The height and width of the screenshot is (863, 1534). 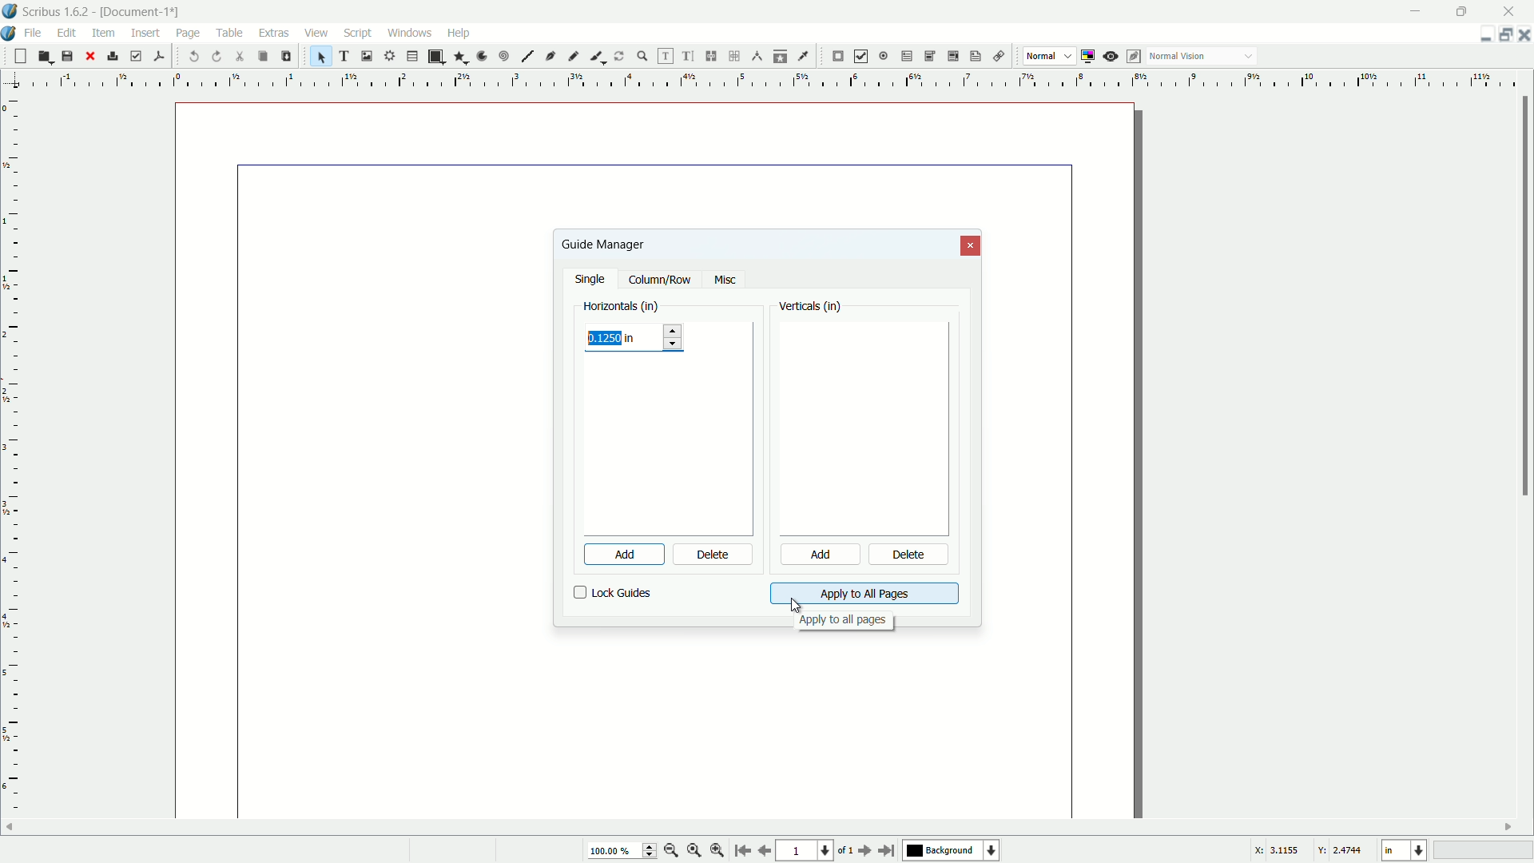 I want to click on go to start page, so click(x=741, y=852).